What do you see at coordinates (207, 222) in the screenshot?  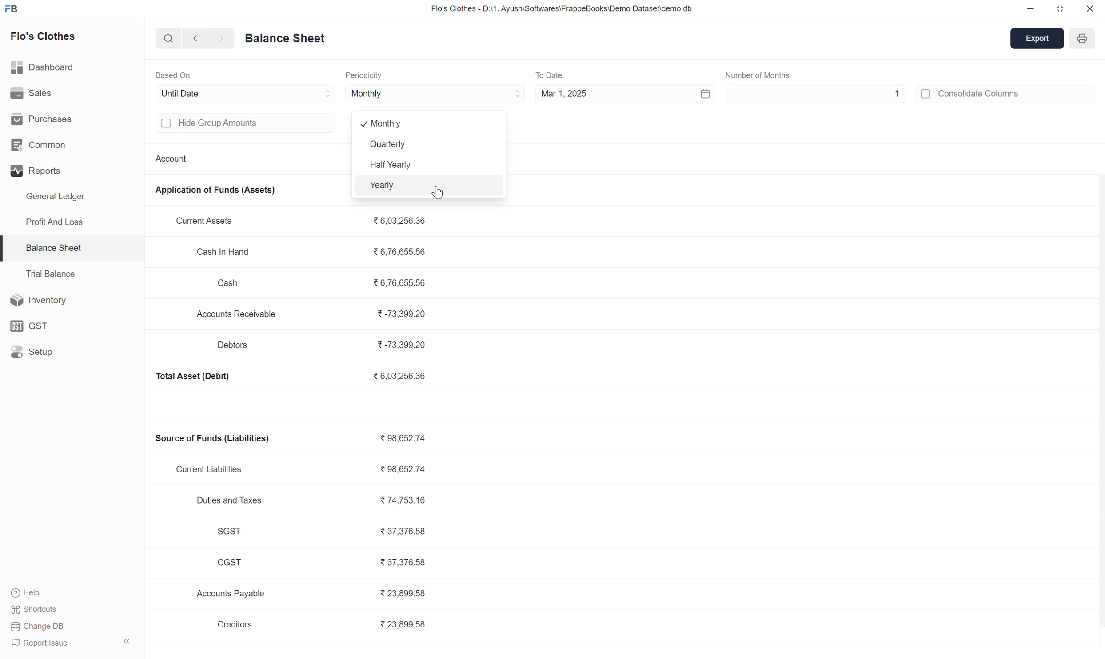 I see `Current Assets` at bounding box center [207, 222].